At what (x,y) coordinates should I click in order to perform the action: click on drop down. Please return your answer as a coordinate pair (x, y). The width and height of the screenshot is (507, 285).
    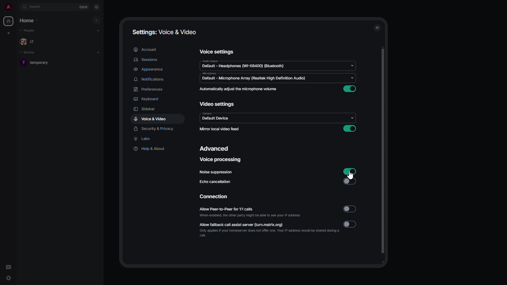
    Looking at the image, I should click on (350, 117).